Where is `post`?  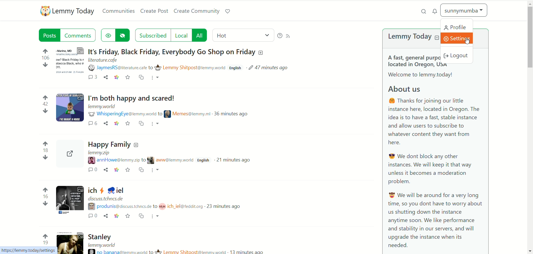
post is located at coordinates (179, 60).